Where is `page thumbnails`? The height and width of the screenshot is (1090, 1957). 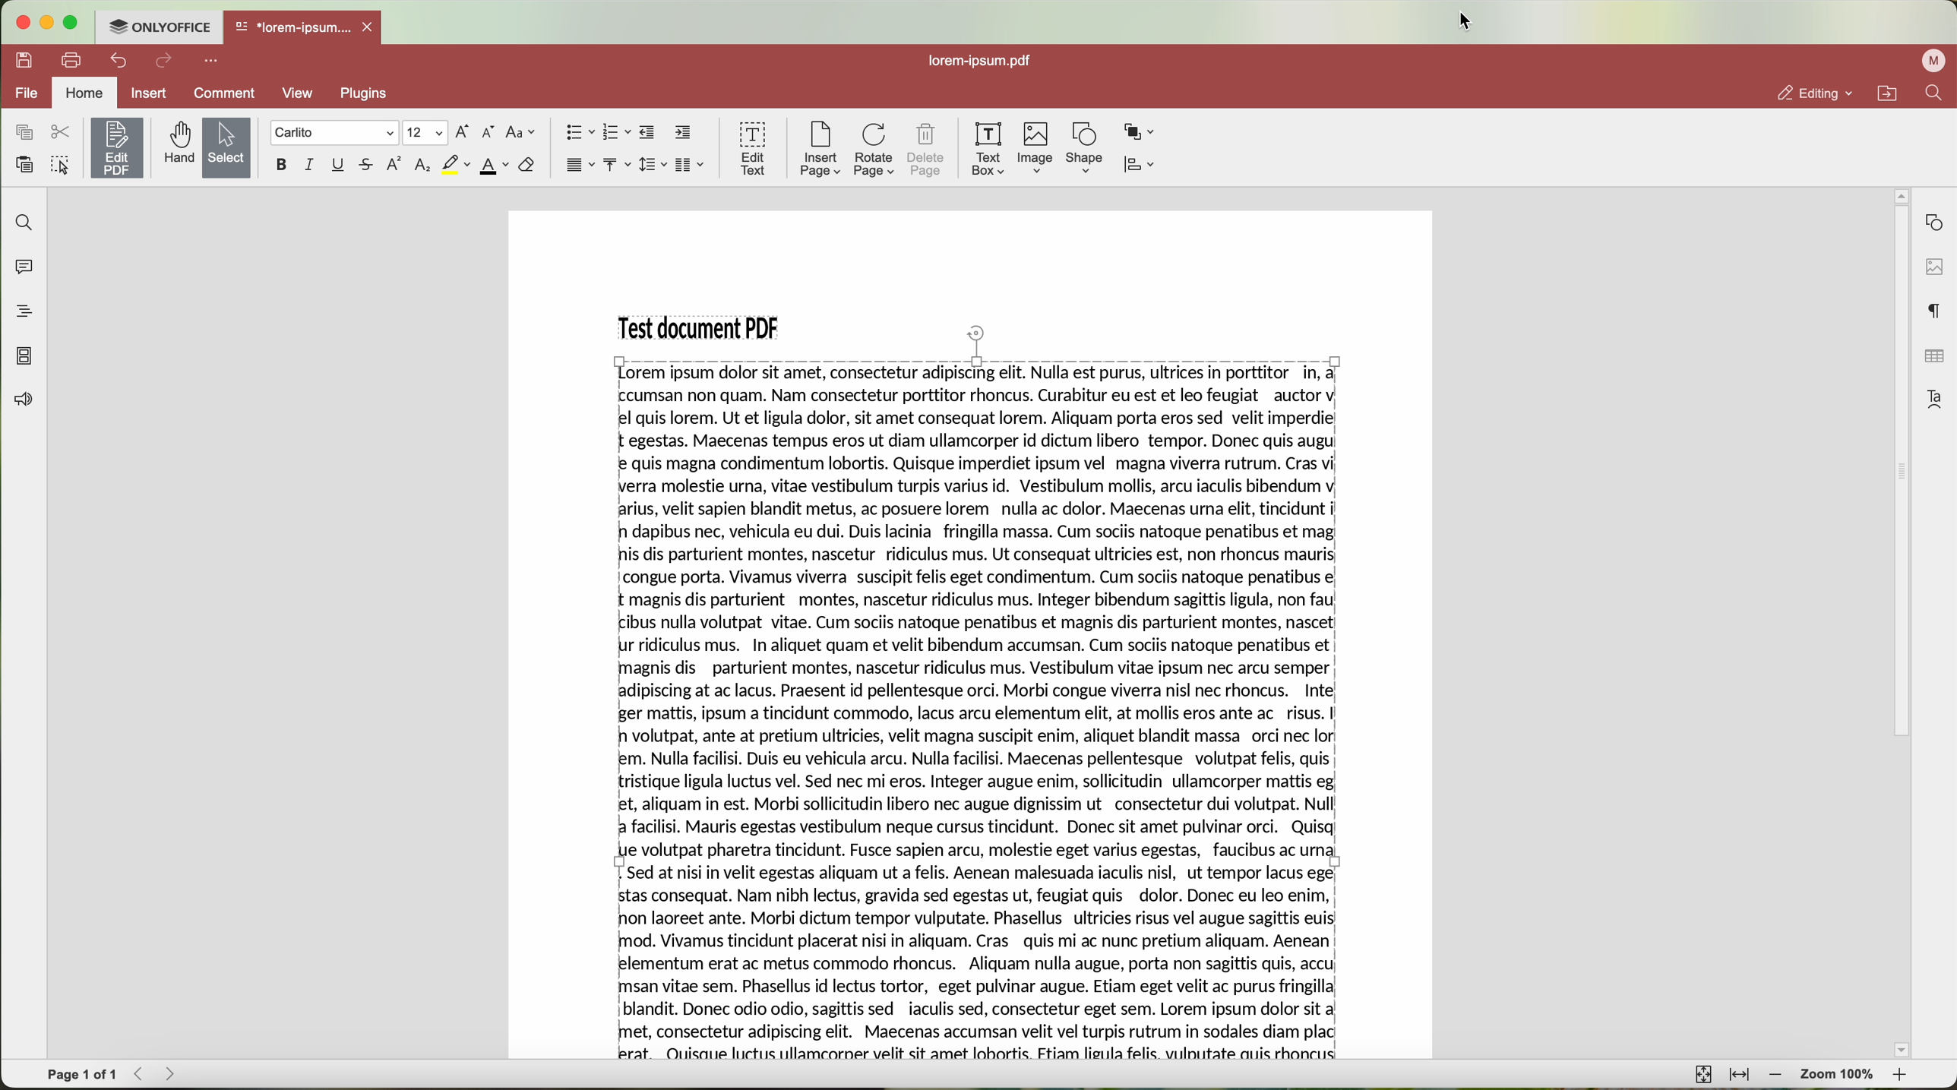
page thumbnails is located at coordinates (24, 356).